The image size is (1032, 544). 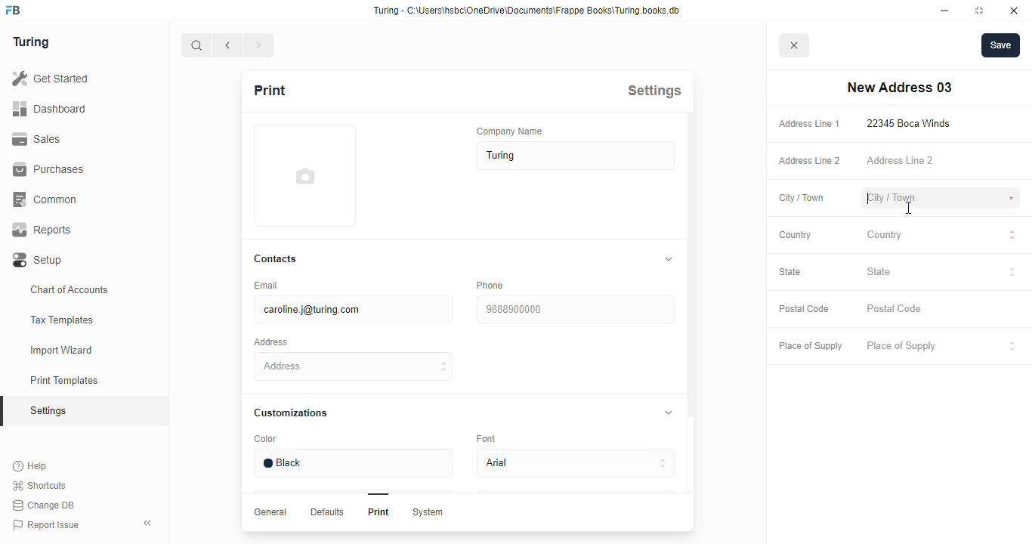 I want to click on caroline.j@turing.com, so click(x=352, y=310).